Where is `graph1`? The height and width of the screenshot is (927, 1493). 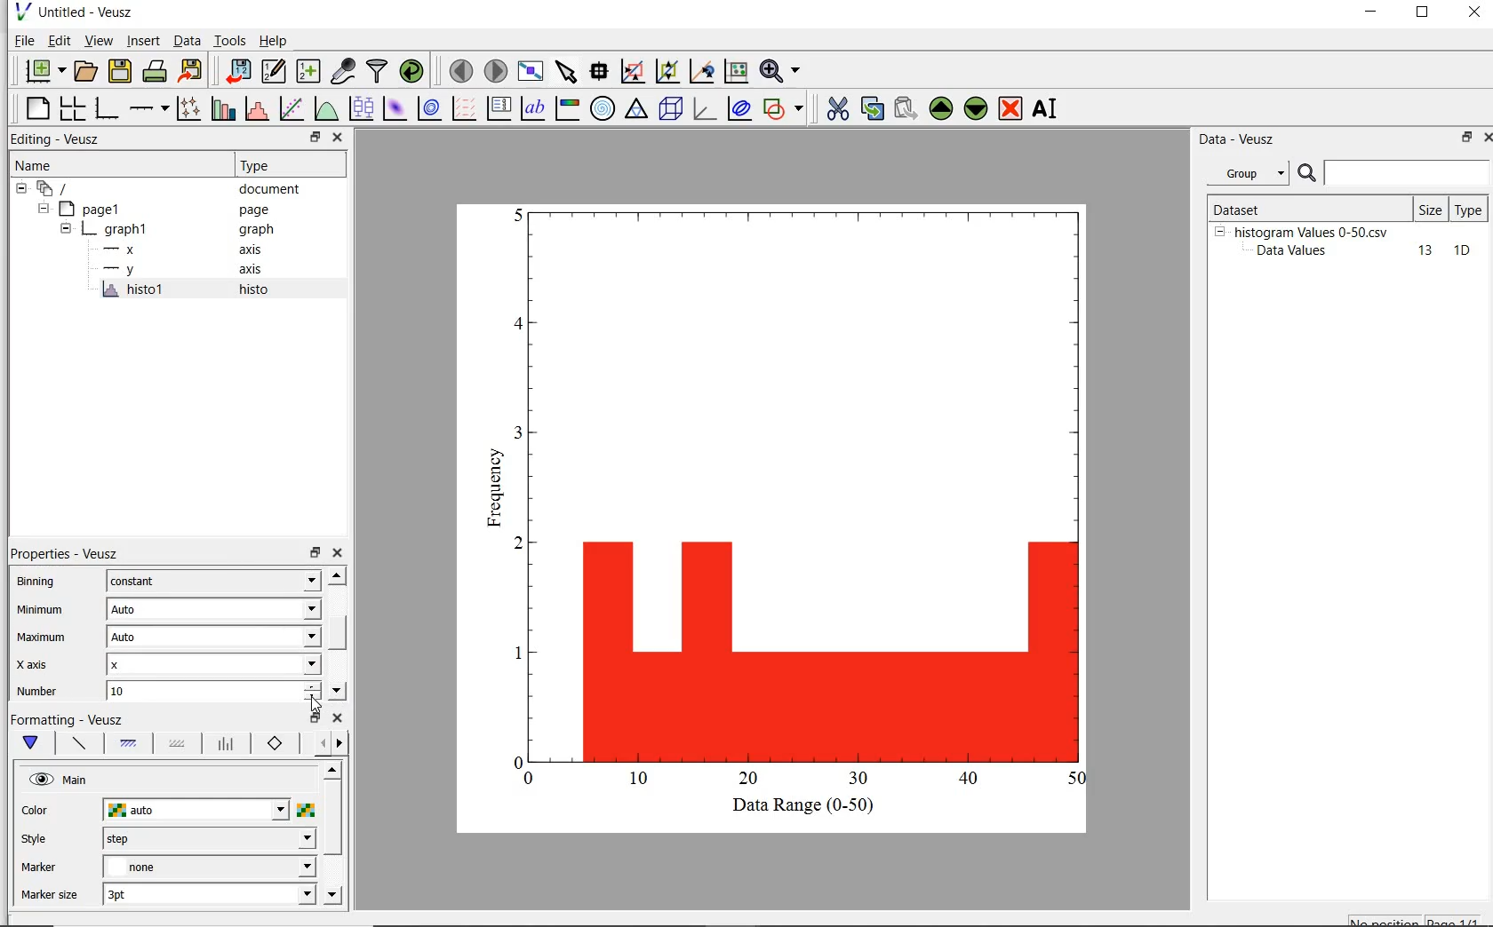 graph1 is located at coordinates (118, 232).